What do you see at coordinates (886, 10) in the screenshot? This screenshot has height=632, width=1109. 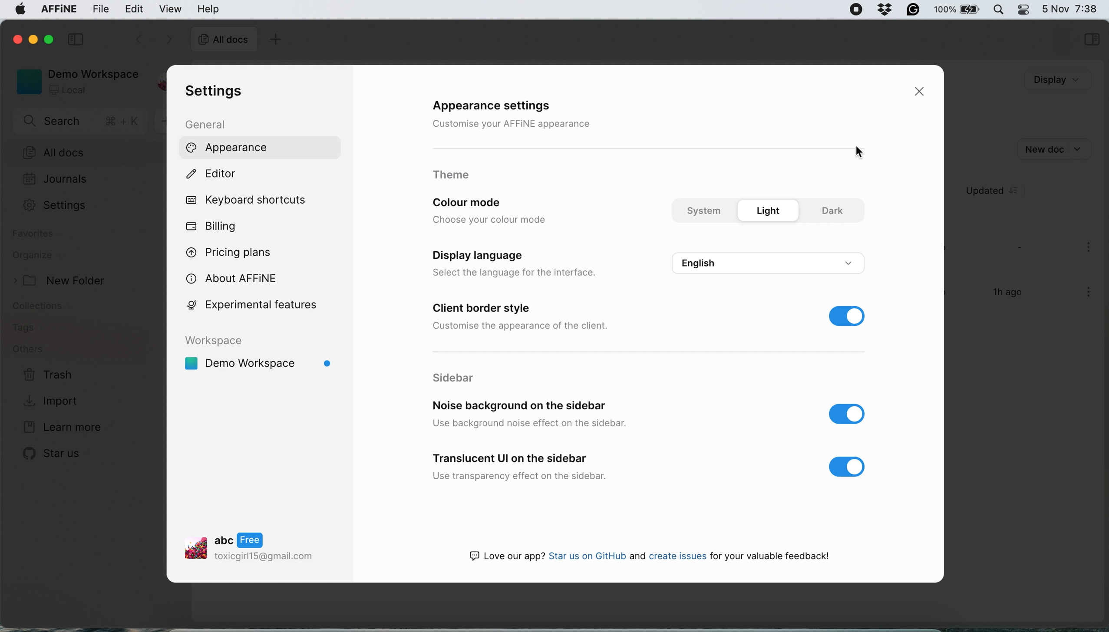 I see `dropbox` at bounding box center [886, 10].